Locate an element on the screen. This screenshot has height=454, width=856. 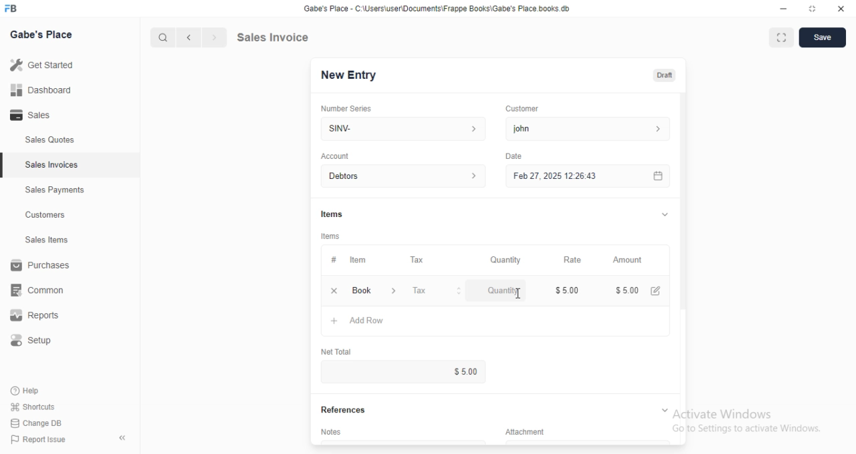
Sales Quotes is located at coordinates (49, 142).